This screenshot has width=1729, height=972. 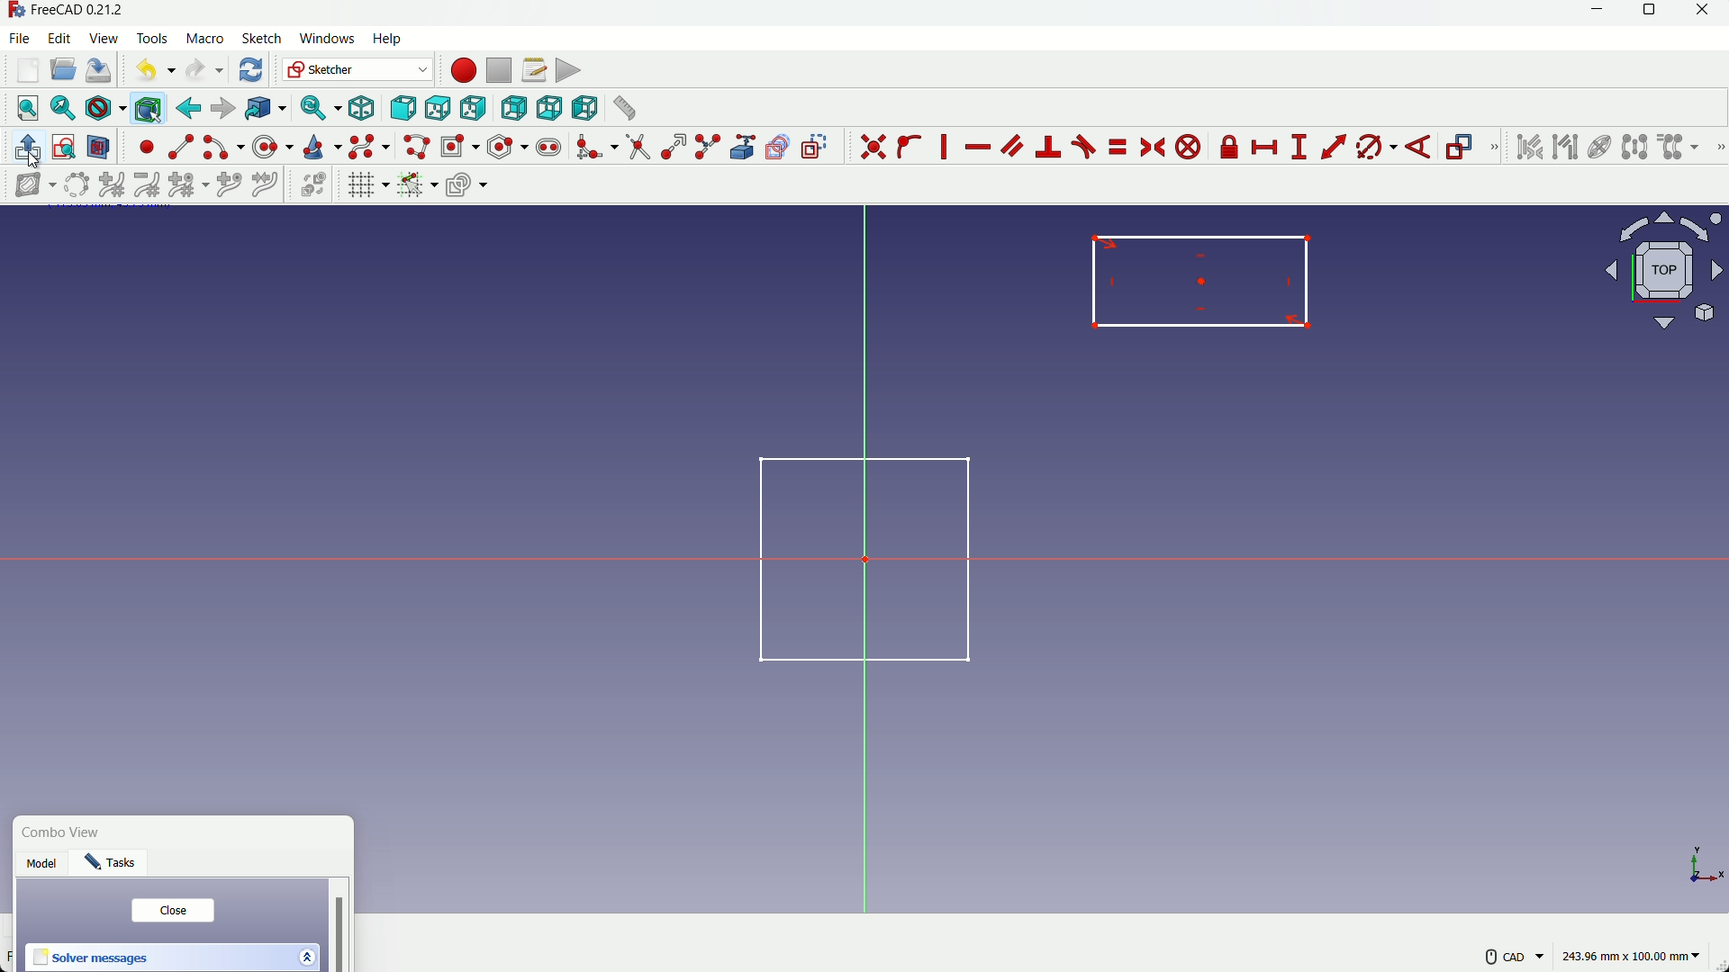 I want to click on back, so click(x=188, y=108).